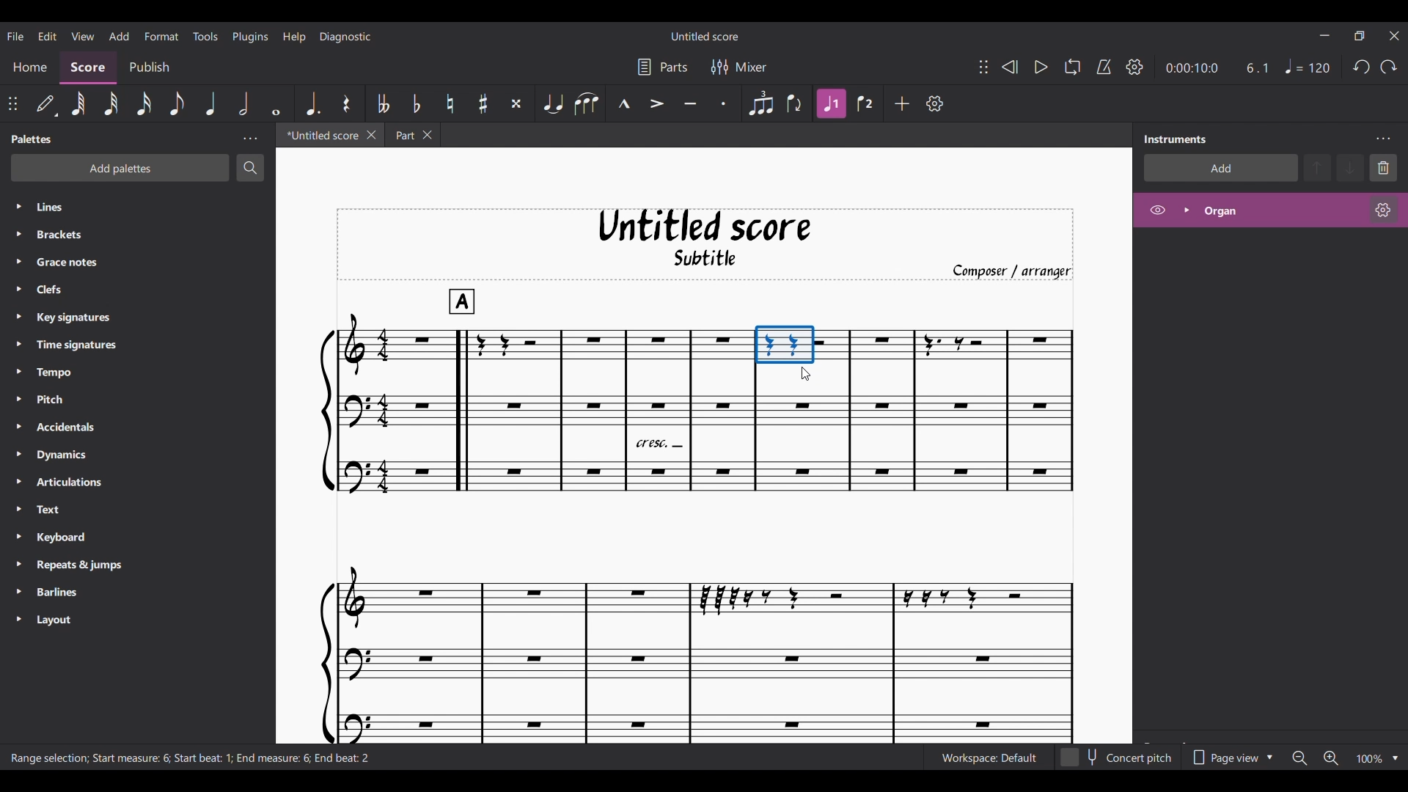  What do you see at coordinates (831, 104) in the screenshot?
I see `Voice 1 selected` at bounding box center [831, 104].